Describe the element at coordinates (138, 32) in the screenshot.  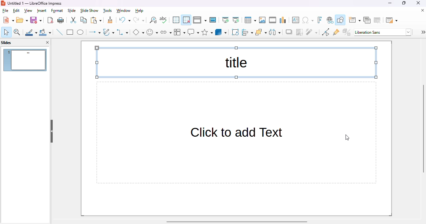
I see `basic shapes` at that location.